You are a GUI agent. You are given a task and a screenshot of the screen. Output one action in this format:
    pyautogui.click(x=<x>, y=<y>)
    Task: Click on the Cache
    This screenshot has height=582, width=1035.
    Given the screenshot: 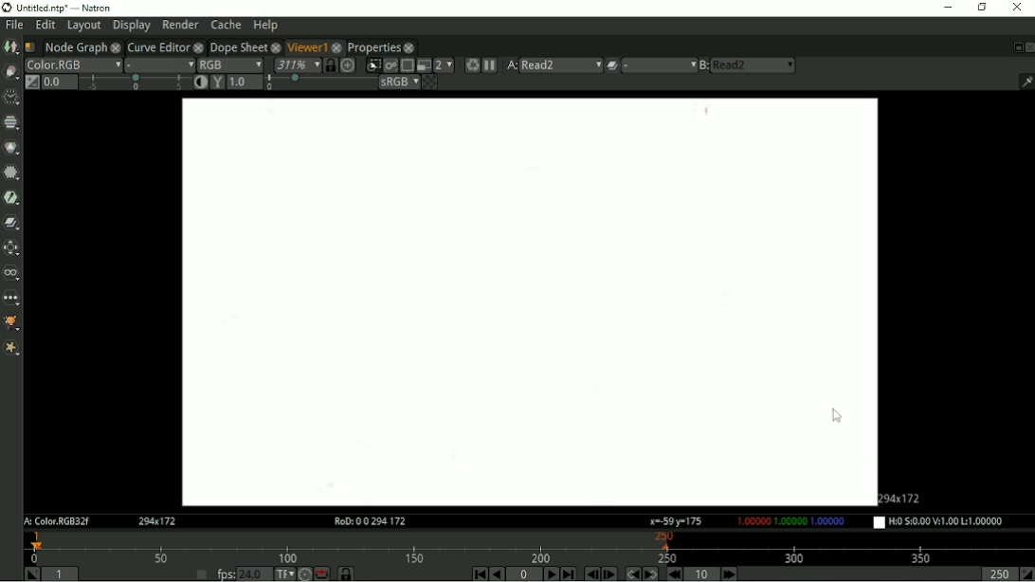 What is the action you would take?
    pyautogui.click(x=227, y=24)
    